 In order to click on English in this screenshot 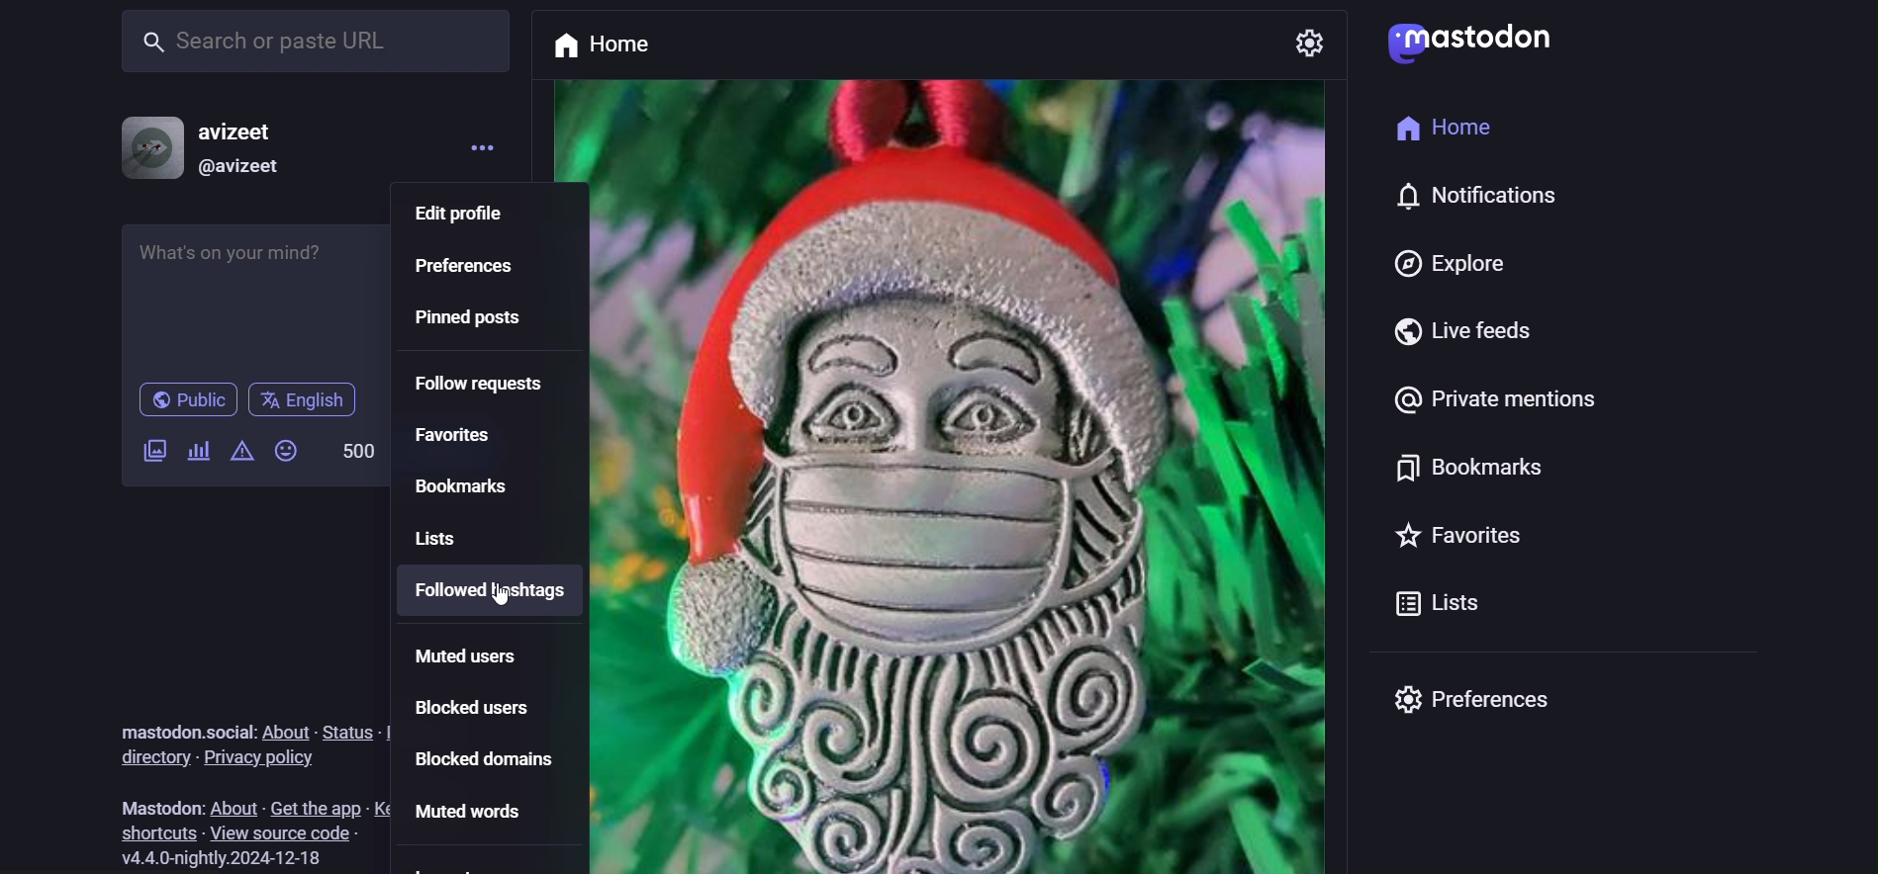, I will do `click(310, 400)`.